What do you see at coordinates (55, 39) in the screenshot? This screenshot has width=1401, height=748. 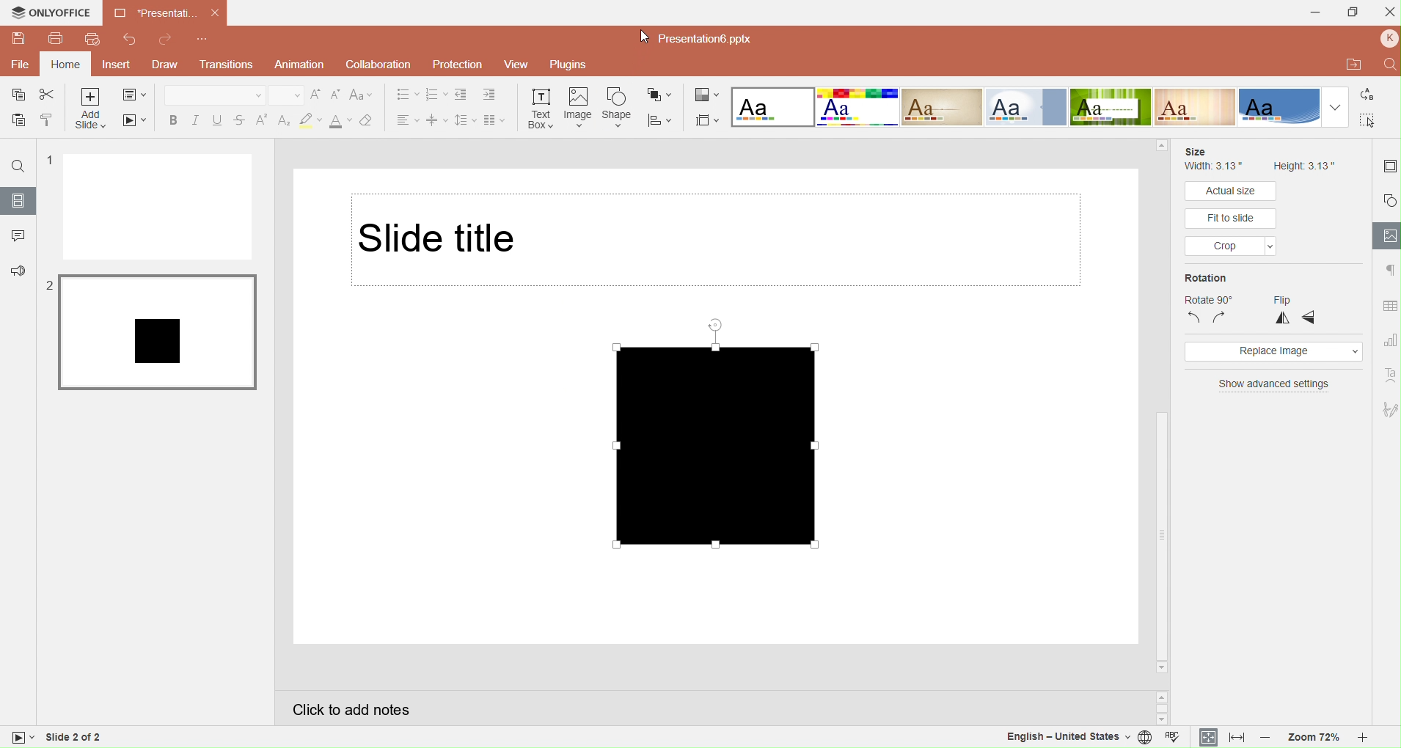 I see `Print file` at bounding box center [55, 39].